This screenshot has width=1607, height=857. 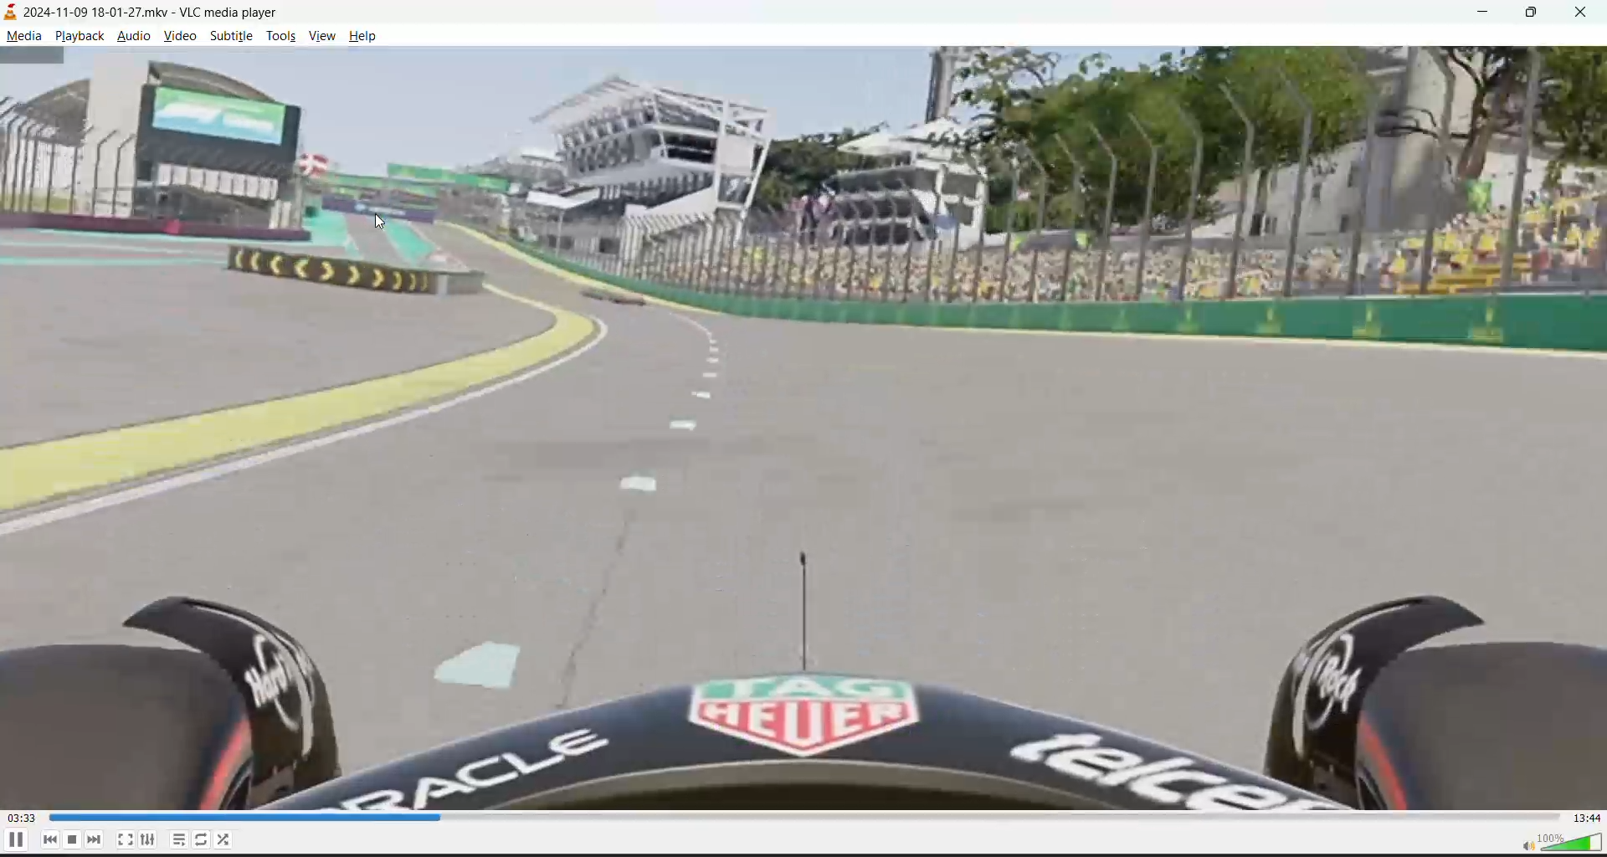 I want to click on icon, so click(x=13, y=13).